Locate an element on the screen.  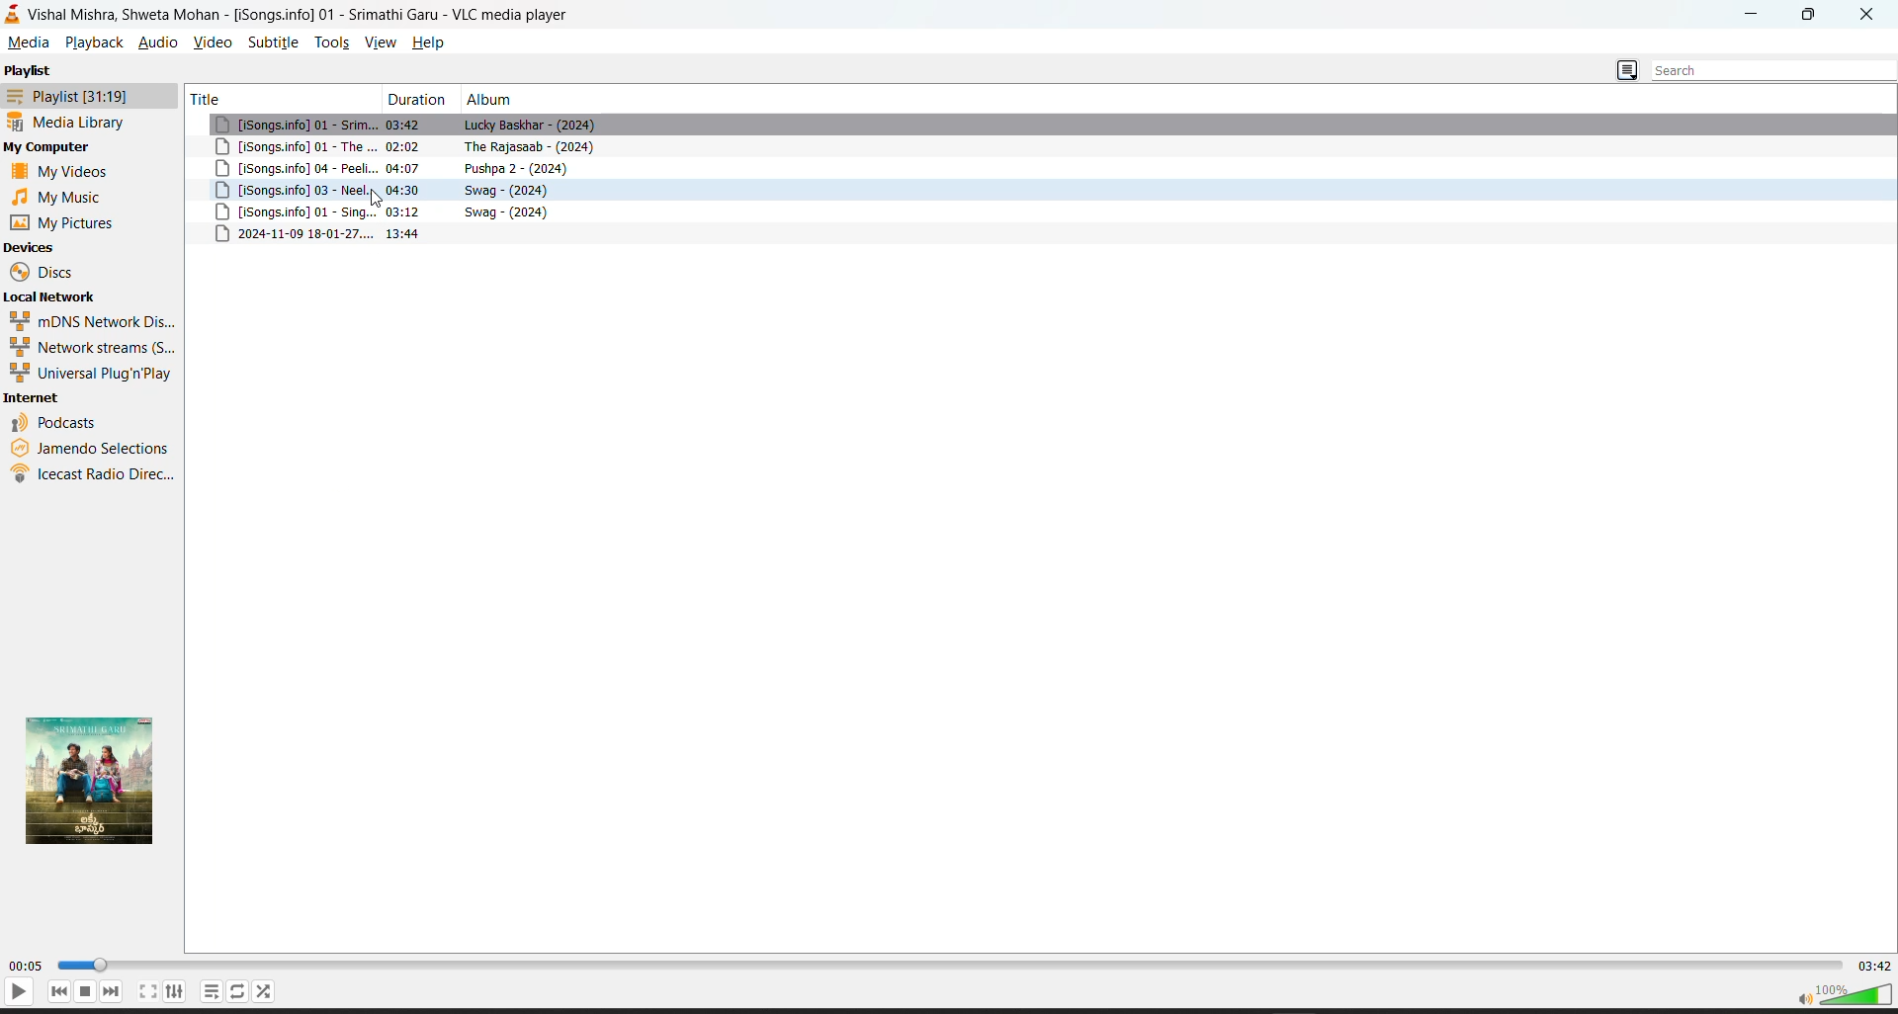
playlist is located at coordinates (238, 990).